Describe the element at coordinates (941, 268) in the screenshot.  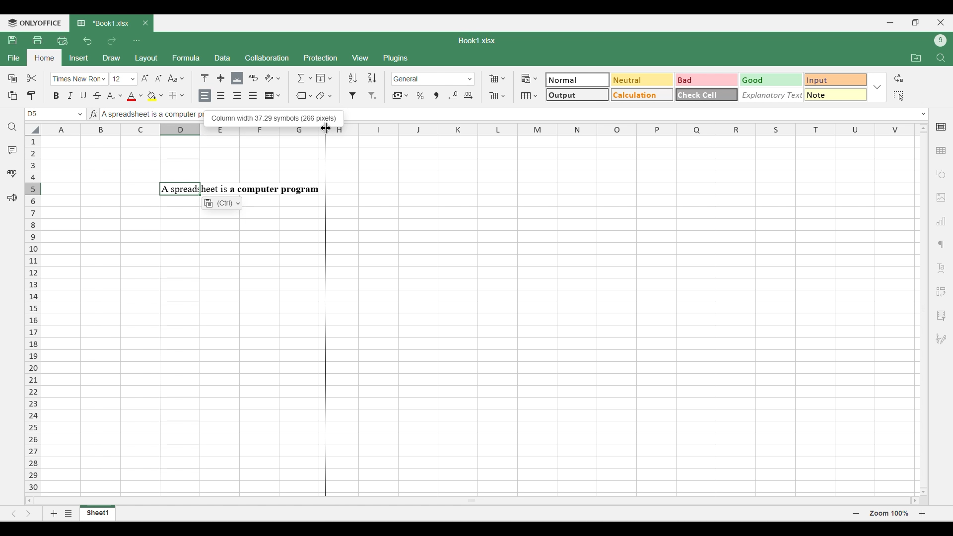
I see `Text alignment` at that location.